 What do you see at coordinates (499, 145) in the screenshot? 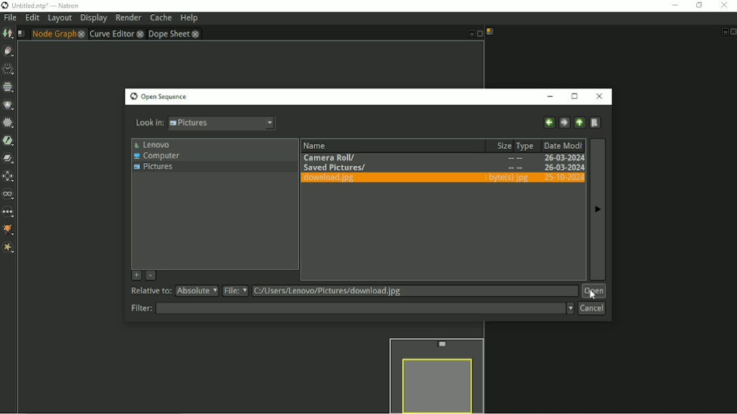
I see `Size` at bounding box center [499, 145].